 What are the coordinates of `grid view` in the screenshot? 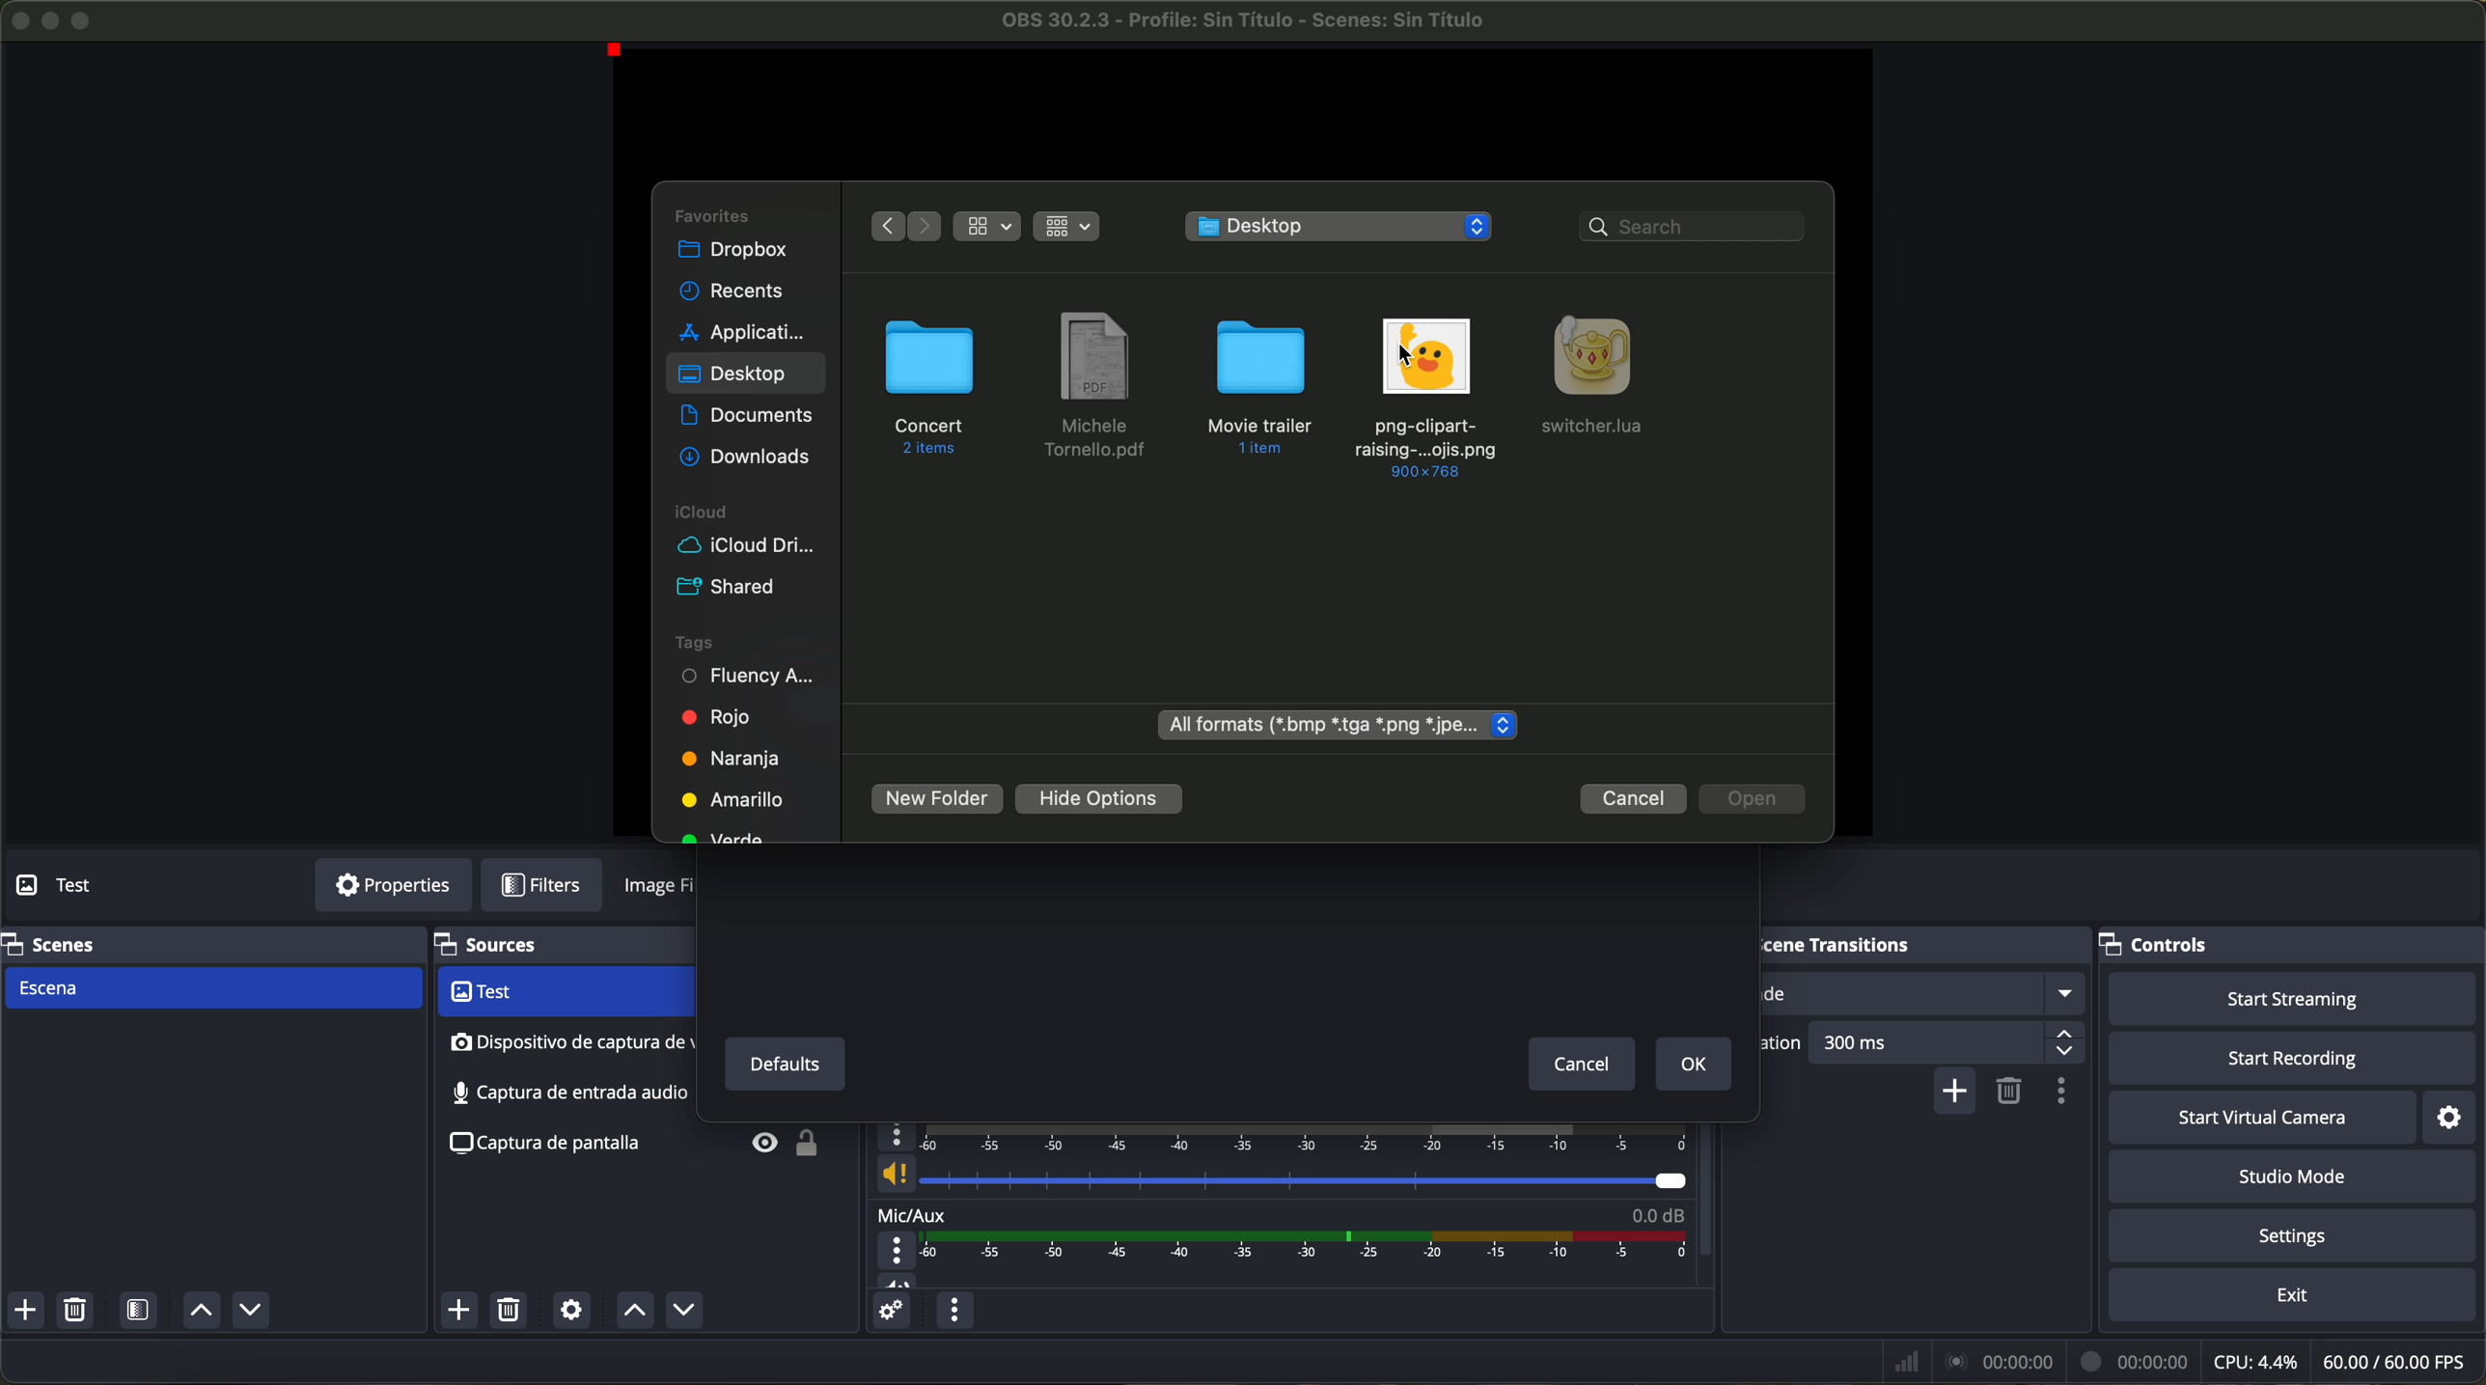 It's located at (1067, 229).